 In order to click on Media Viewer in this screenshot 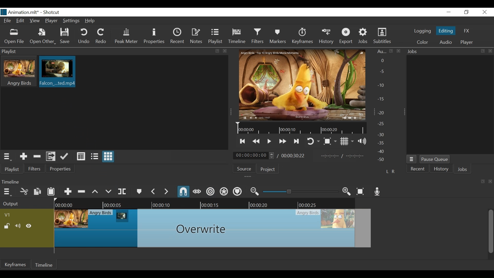, I will do `click(302, 85)`.